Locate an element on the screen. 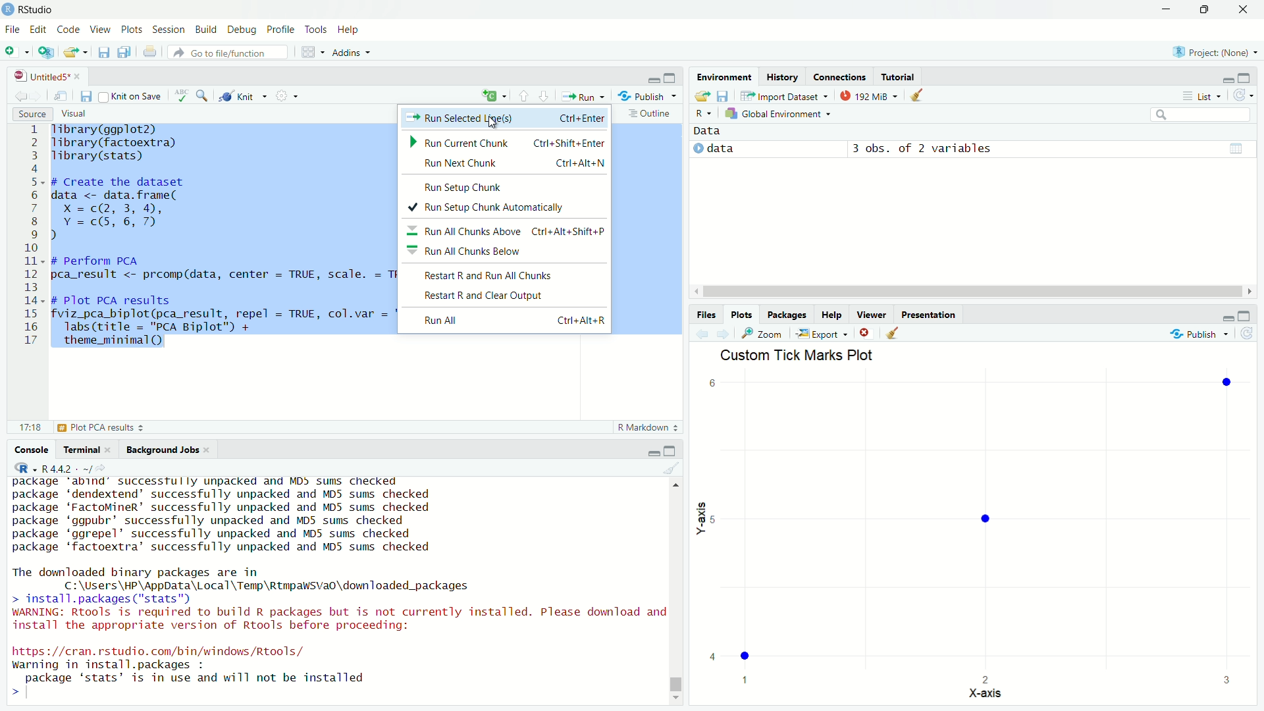 Image resolution: width=1264 pixels, height=711 pixels. cursor is located at coordinates (494, 123).